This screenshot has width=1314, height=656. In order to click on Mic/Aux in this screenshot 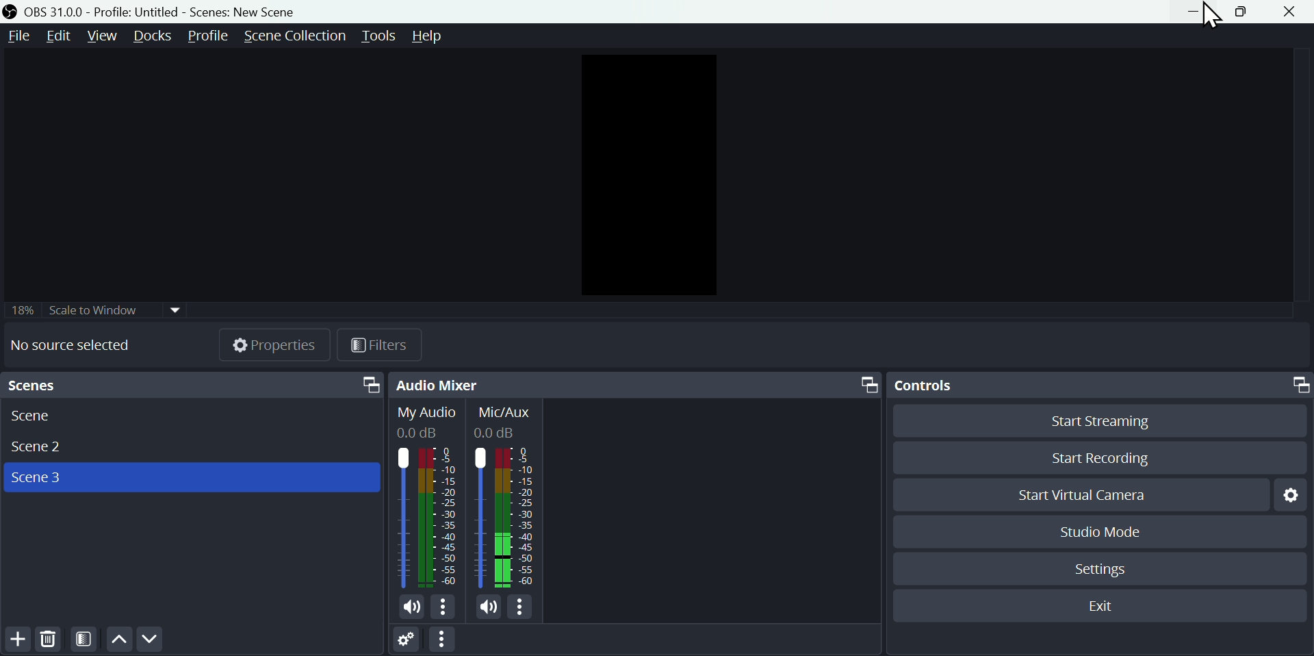, I will do `click(506, 497)`.